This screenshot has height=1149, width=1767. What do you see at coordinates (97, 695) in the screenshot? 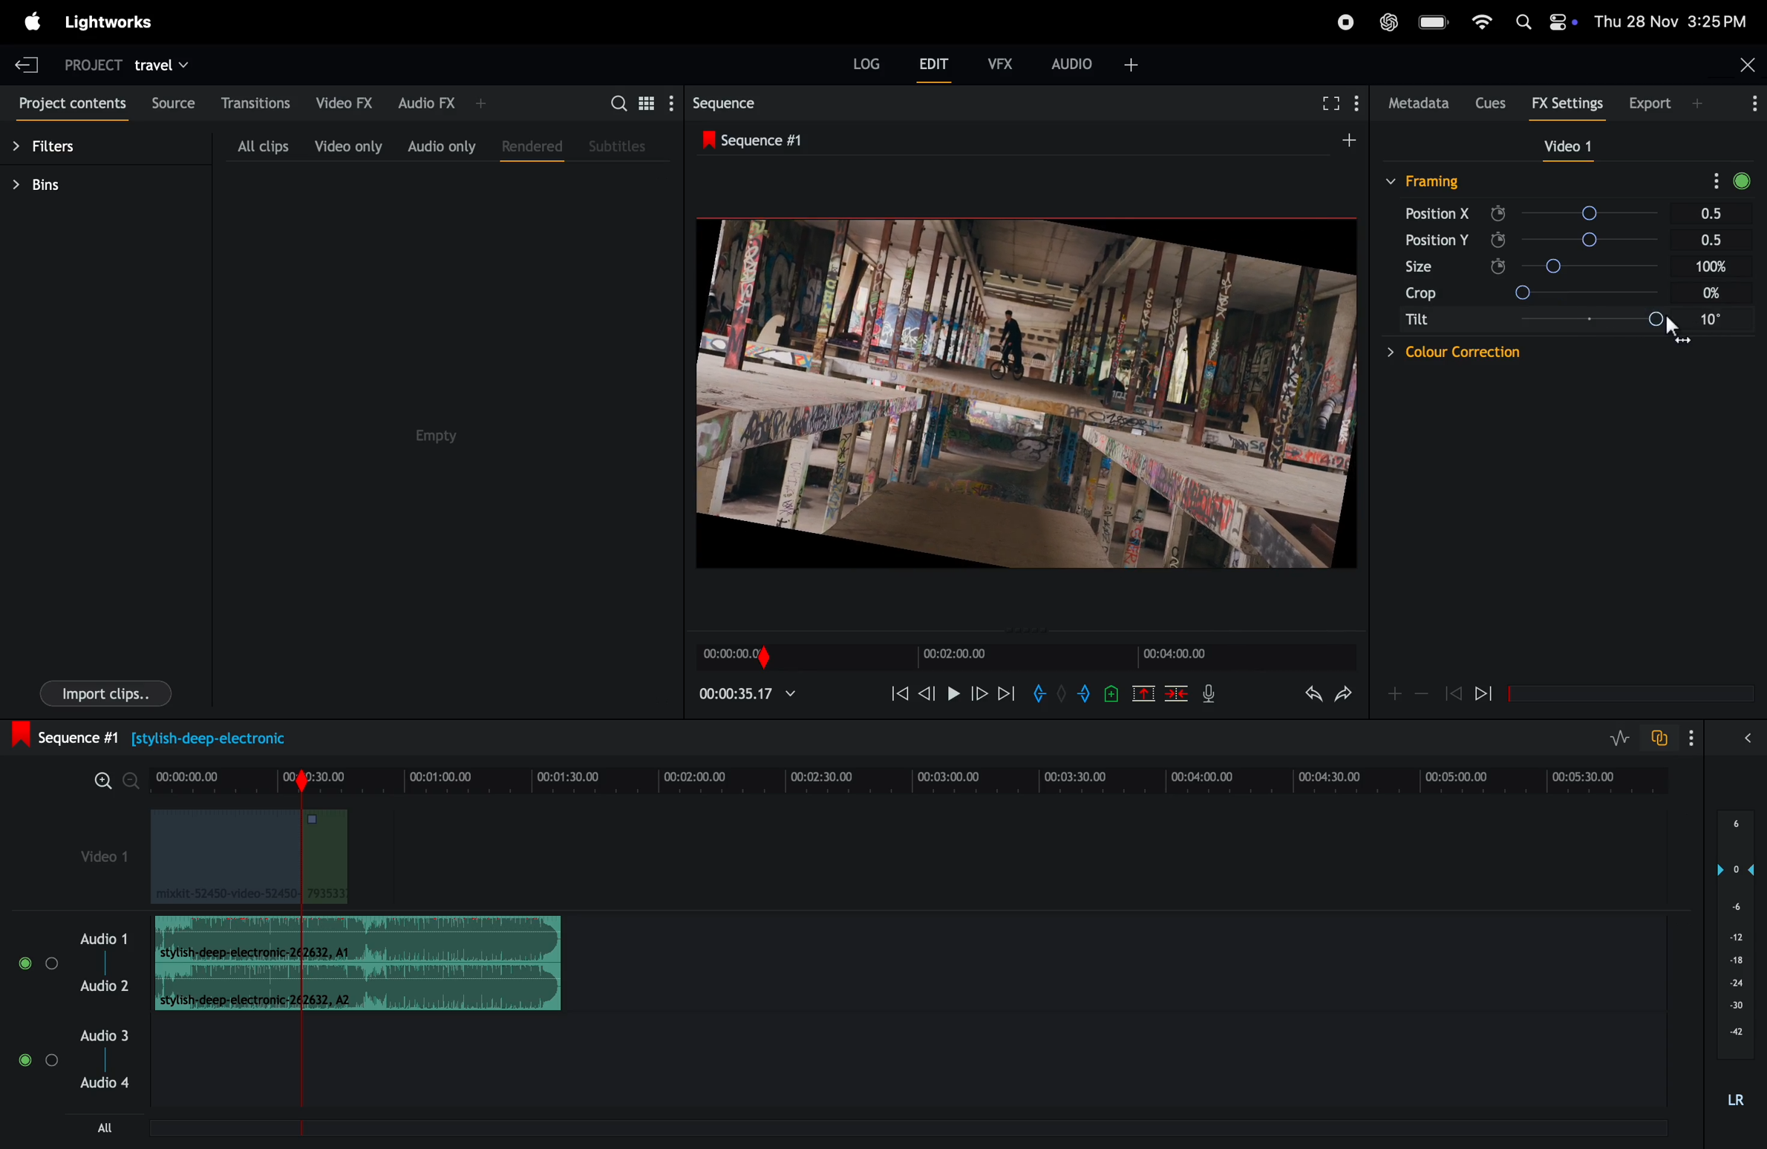
I see `import clips` at bounding box center [97, 695].